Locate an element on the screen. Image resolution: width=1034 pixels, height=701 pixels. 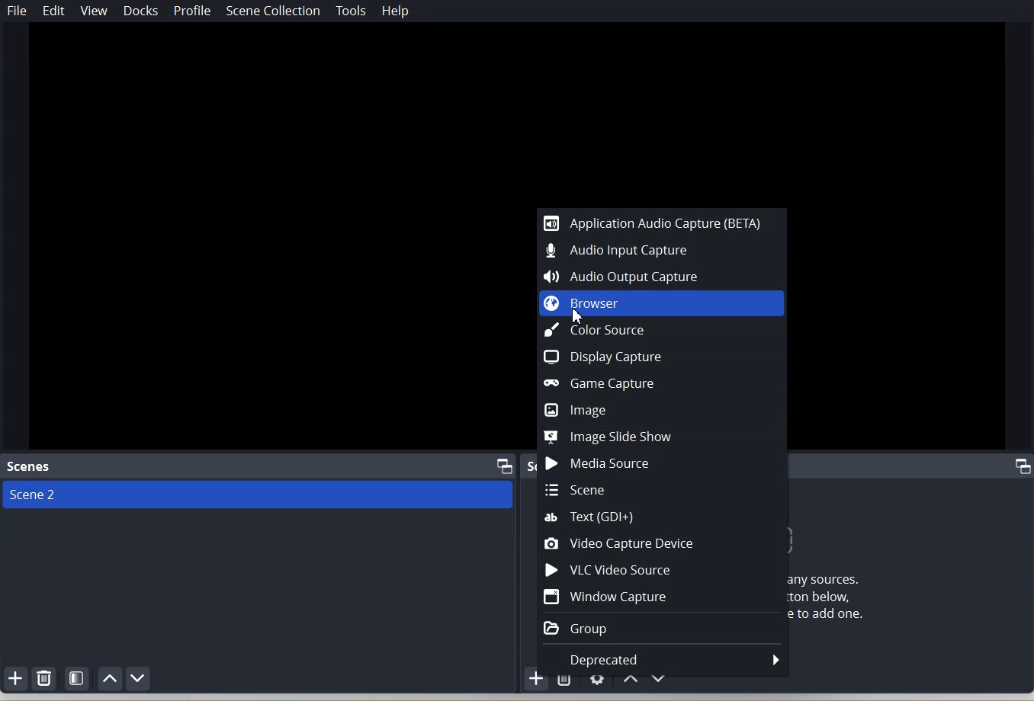
Open Source Properties is located at coordinates (598, 682).